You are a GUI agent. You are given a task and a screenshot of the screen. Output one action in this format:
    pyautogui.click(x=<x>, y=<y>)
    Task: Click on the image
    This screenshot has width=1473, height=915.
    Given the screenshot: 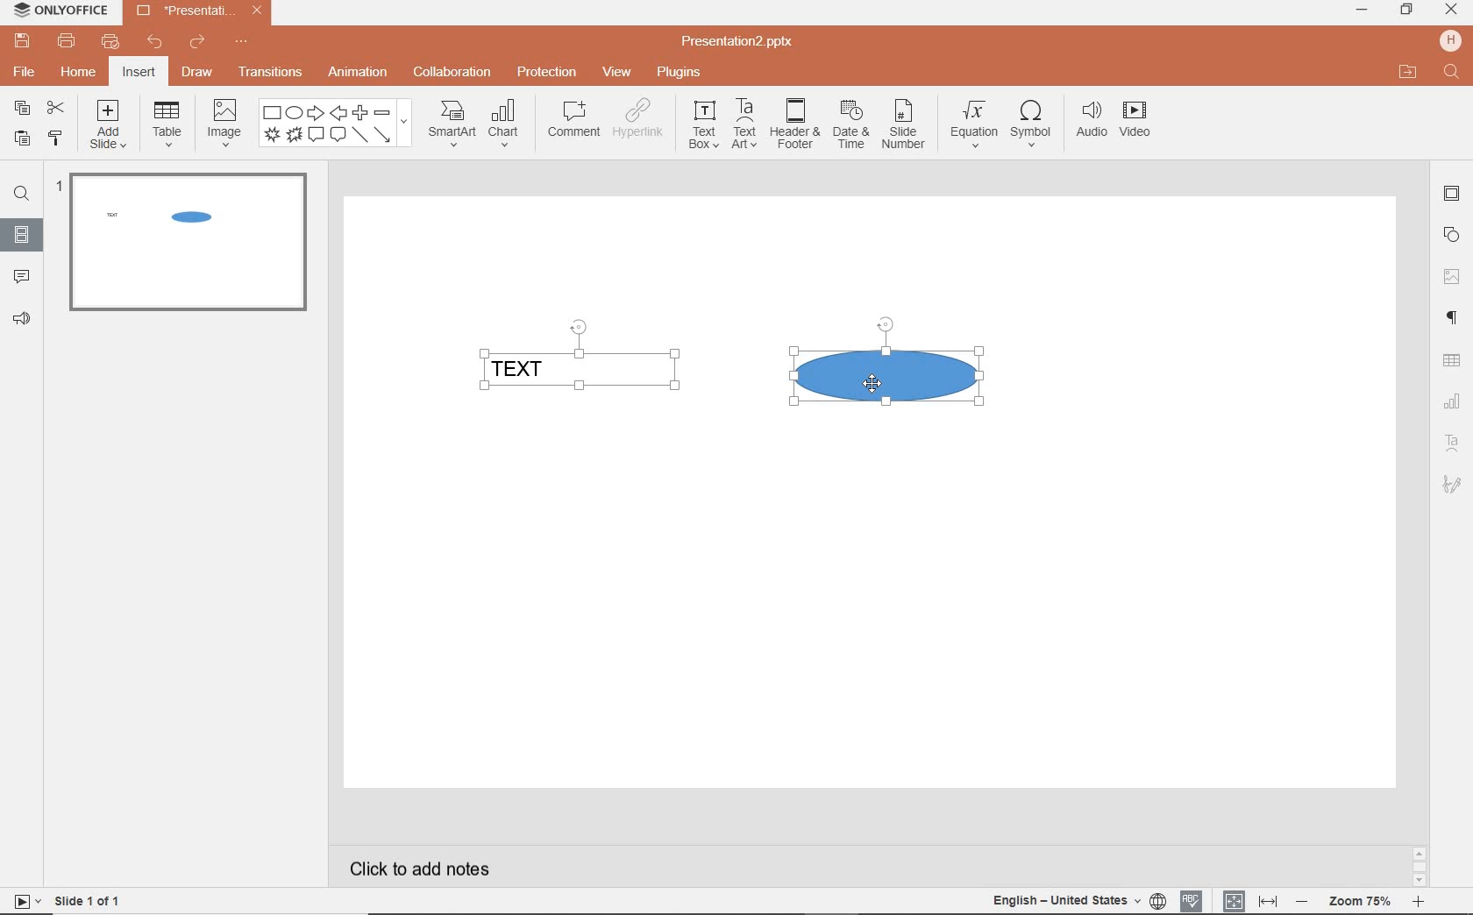 What is the action you would take?
    pyautogui.click(x=222, y=122)
    